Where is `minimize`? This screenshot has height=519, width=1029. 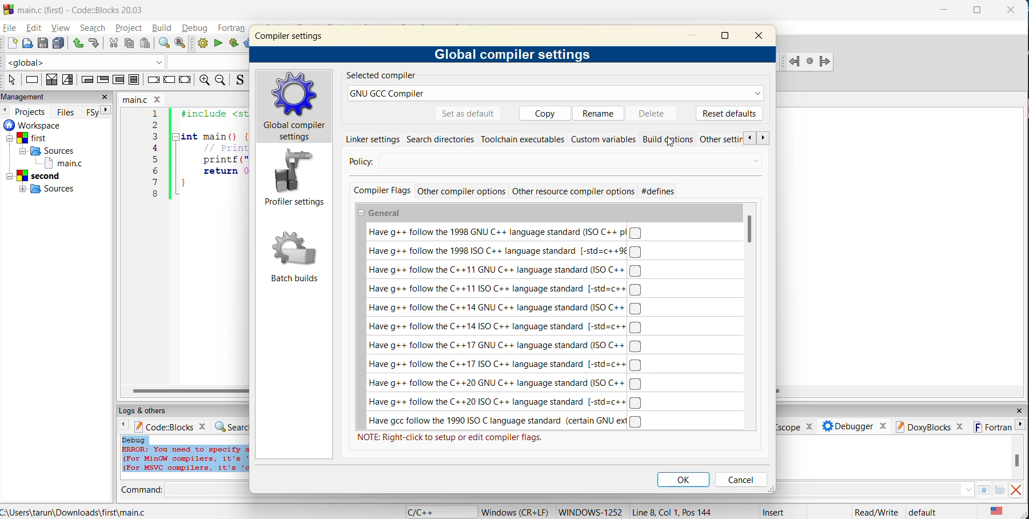 minimize is located at coordinates (945, 11).